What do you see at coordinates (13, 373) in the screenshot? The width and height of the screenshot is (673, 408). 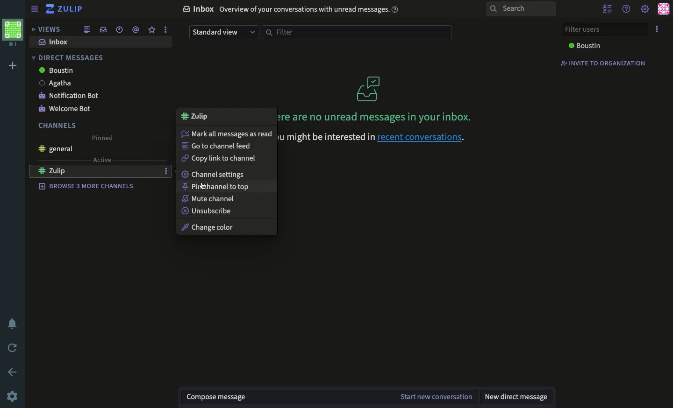 I see `back` at bounding box center [13, 373].